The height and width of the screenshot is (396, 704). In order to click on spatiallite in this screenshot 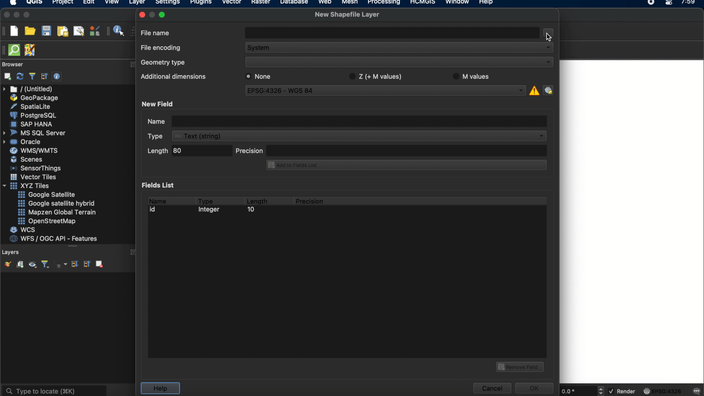, I will do `click(32, 106)`.